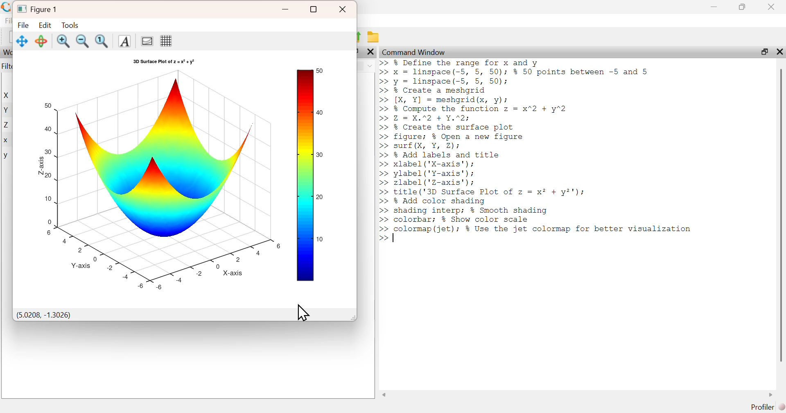 The width and height of the screenshot is (786, 413). What do you see at coordinates (286, 9) in the screenshot?
I see `minimize` at bounding box center [286, 9].